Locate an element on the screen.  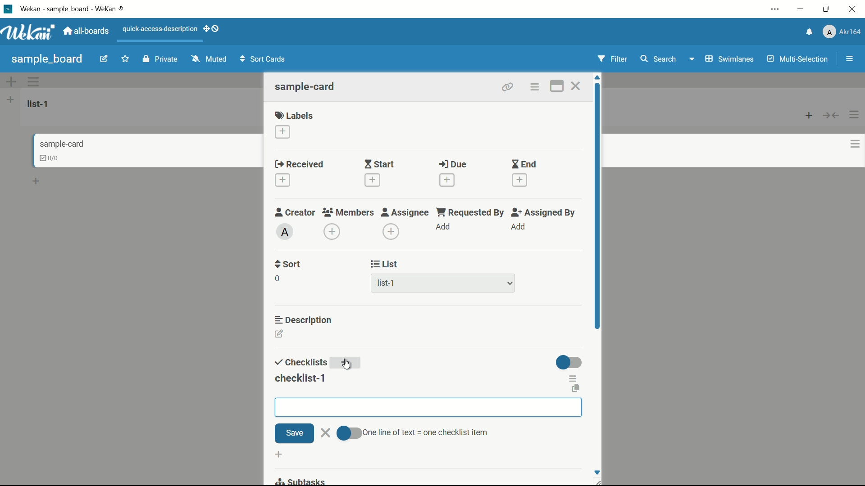
checklist-1 is located at coordinates (300, 378).